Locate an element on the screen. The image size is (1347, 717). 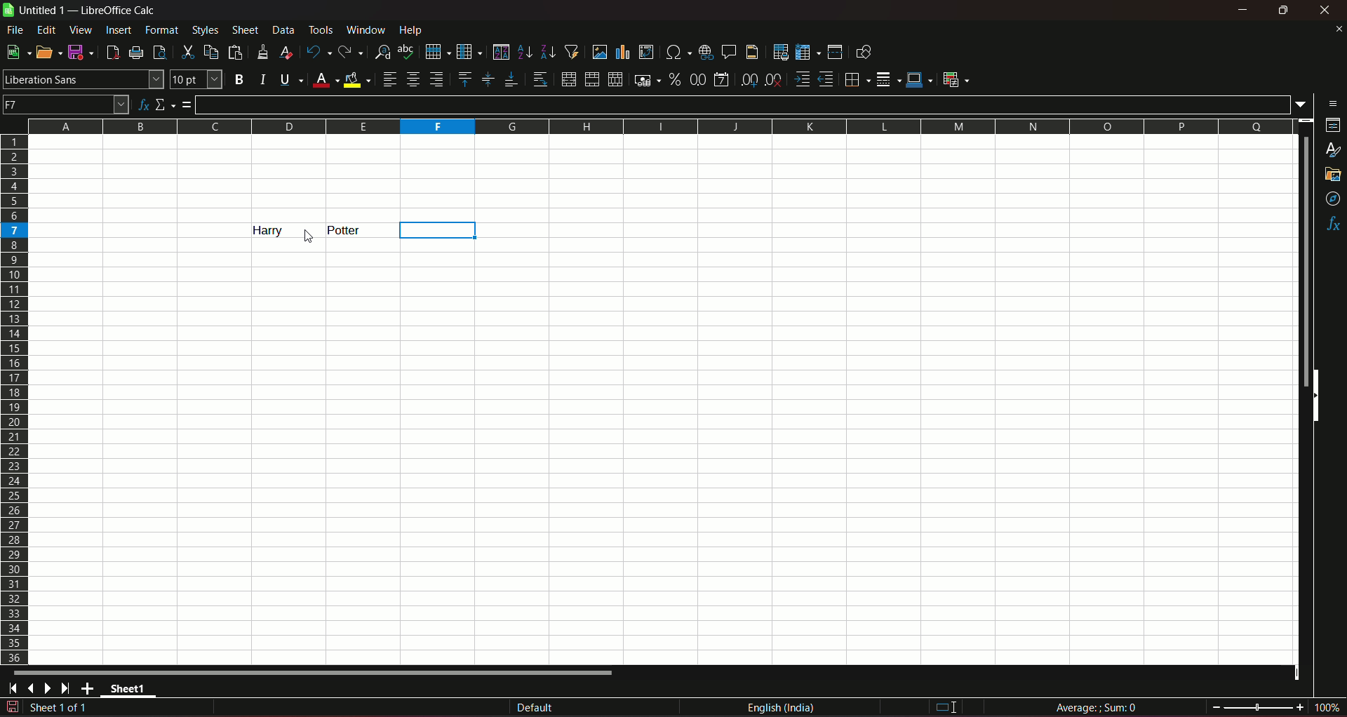
formula is located at coordinates (187, 105).